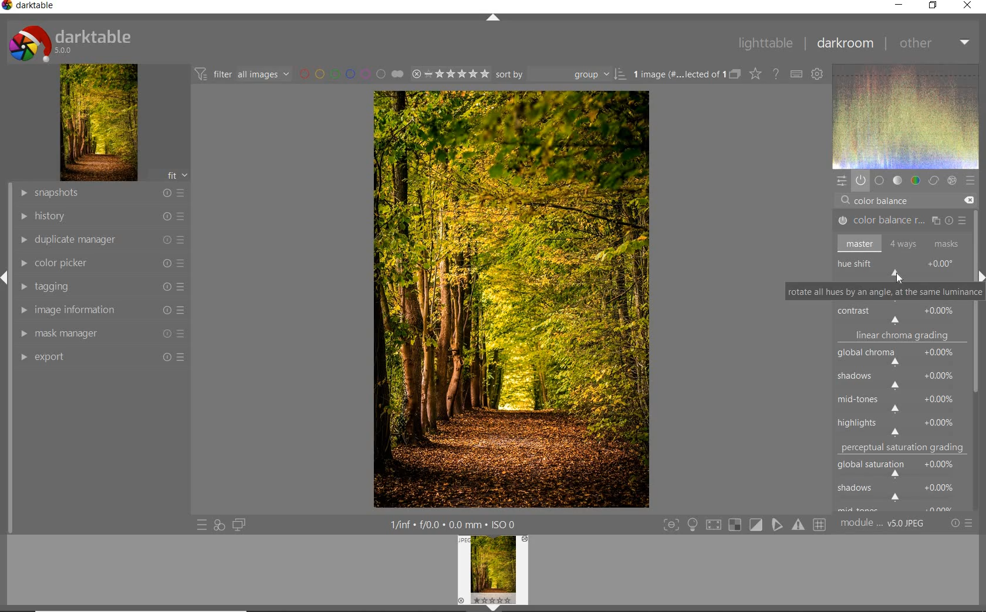 This screenshot has height=612, width=986. What do you see at coordinates (742, 525) in the screenshot?
I see `toggle modes` at bounding box center [742, 525].